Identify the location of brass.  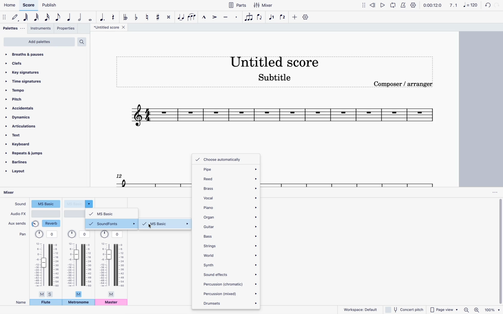
(229, 188).